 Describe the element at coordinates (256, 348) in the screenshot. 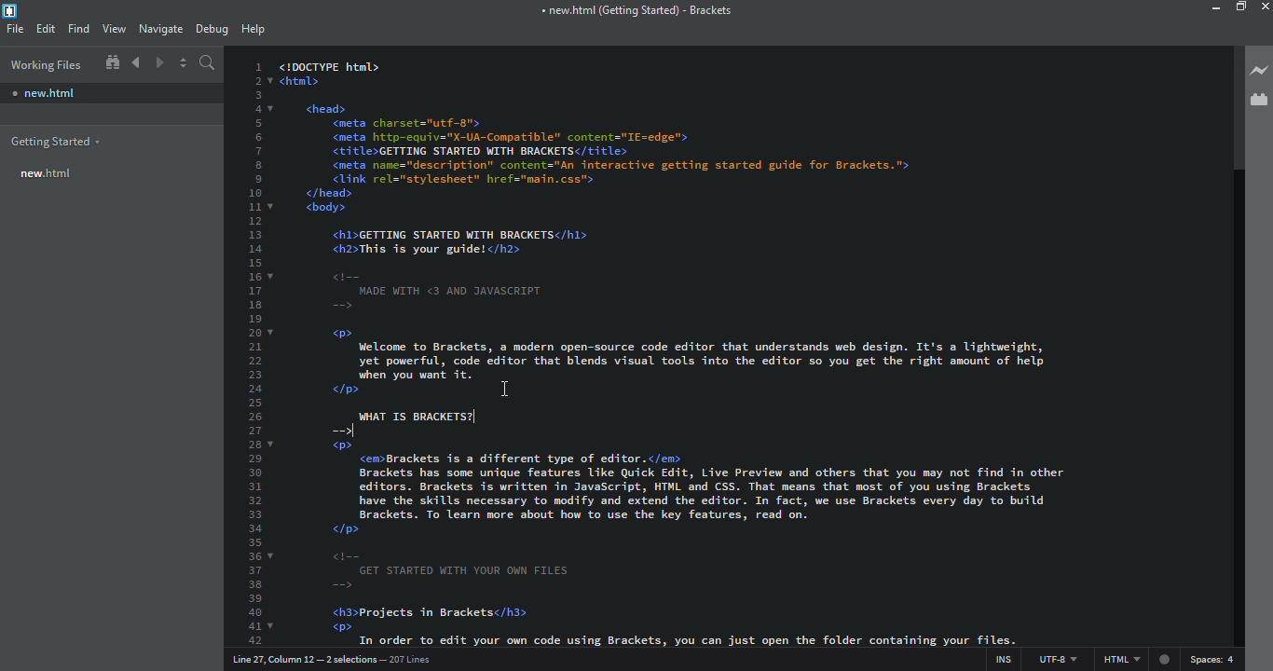

I see `line number` at that location.